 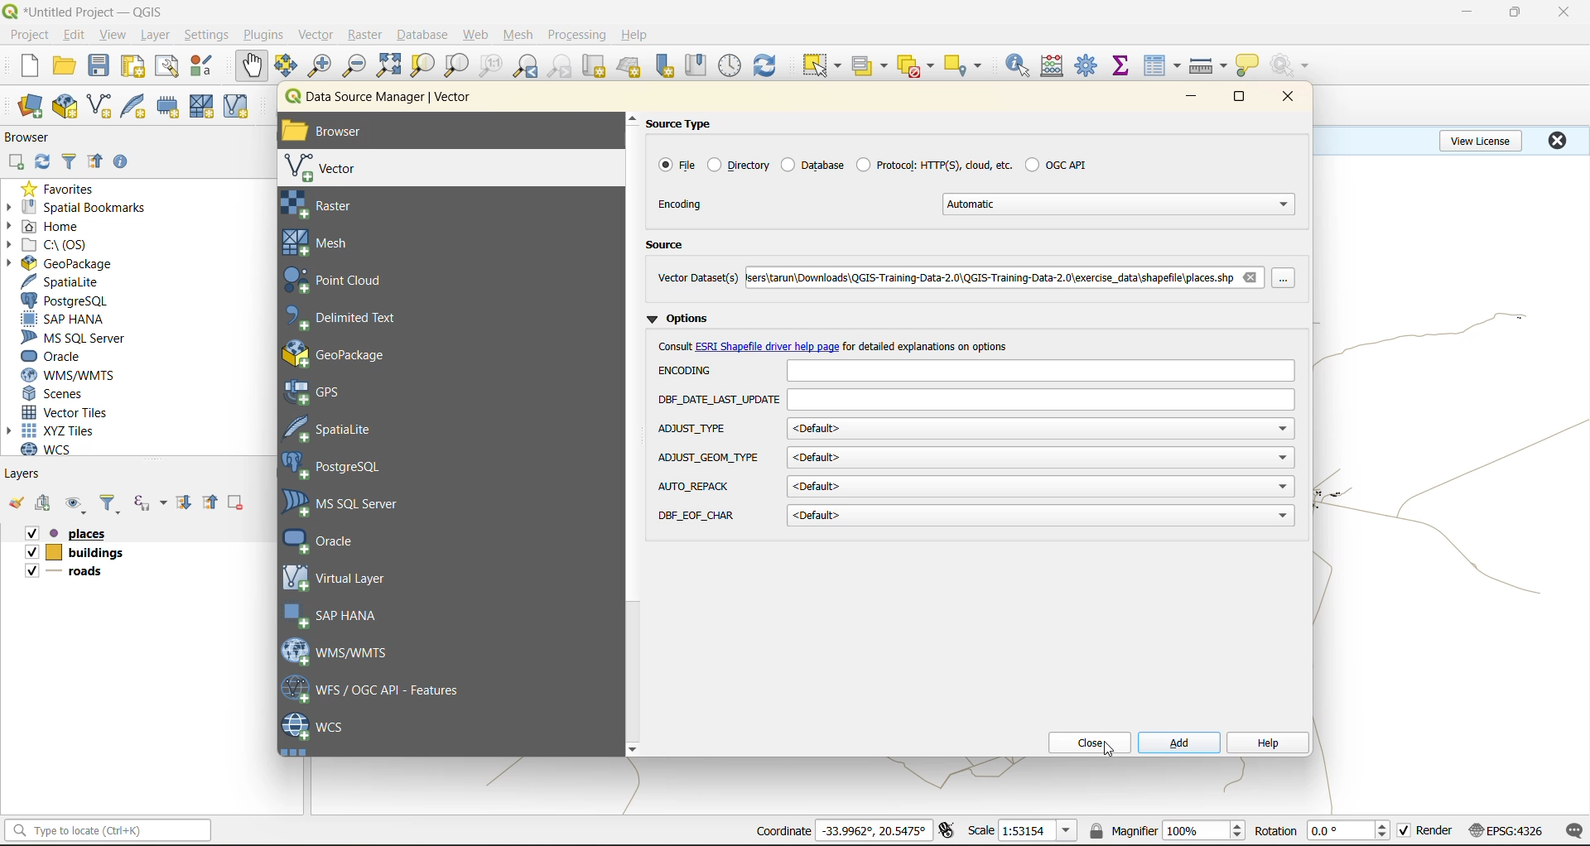 I want to click on new mesh layer, so click(x=205, y=108).